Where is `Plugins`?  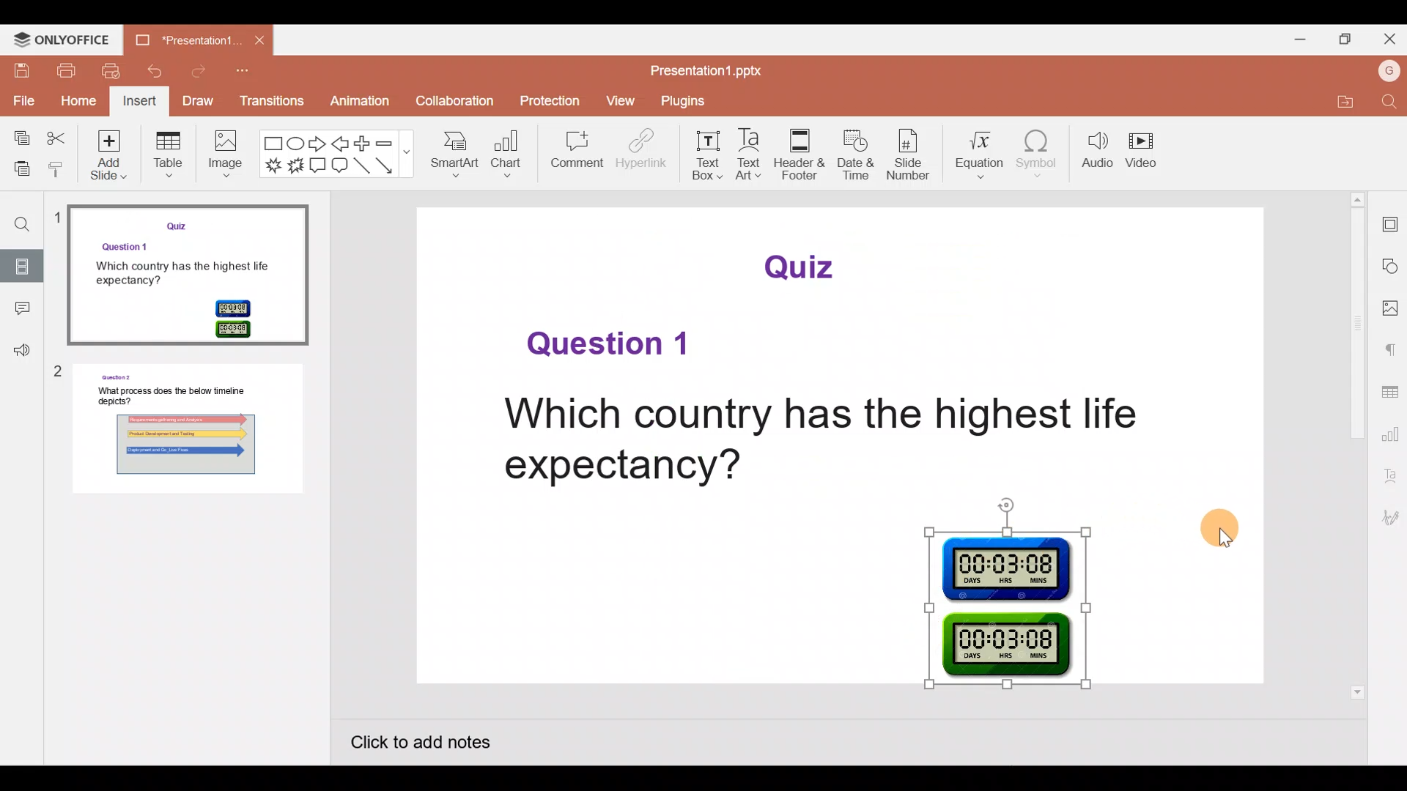 Plugins is located at coordinates (676, 102).